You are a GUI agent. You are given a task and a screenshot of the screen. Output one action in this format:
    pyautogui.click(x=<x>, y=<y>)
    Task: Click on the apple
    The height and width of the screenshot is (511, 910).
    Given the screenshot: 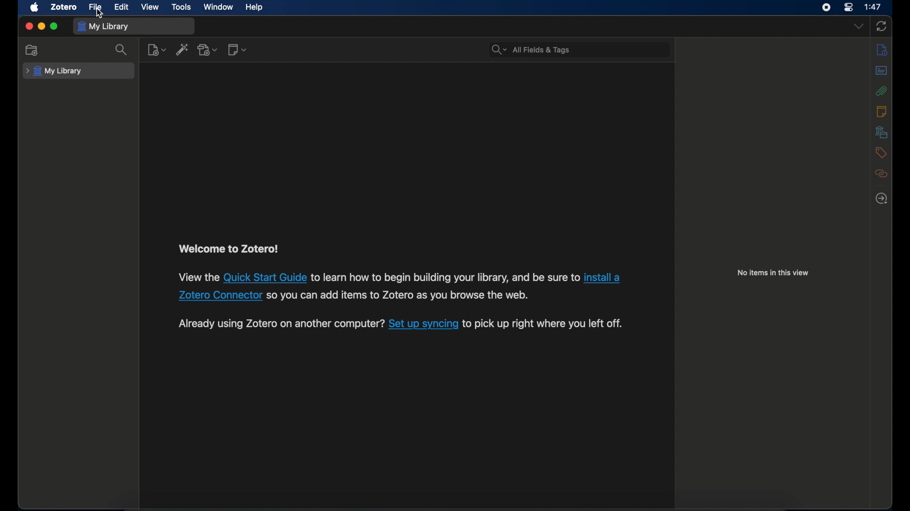 What is the action you would take?
    pyautogui.click(x=34, y=7)
    